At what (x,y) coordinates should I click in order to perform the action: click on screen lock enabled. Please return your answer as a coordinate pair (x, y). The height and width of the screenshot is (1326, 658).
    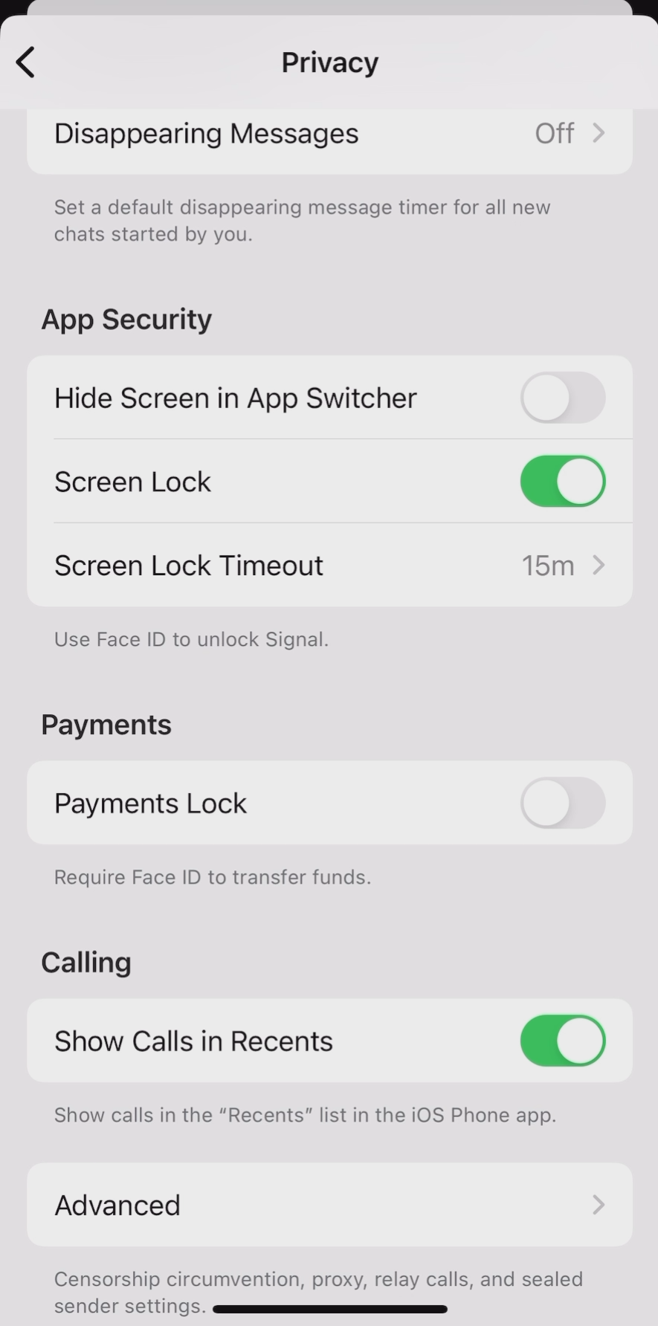
    Looking at the image, I should click on (332, 488).